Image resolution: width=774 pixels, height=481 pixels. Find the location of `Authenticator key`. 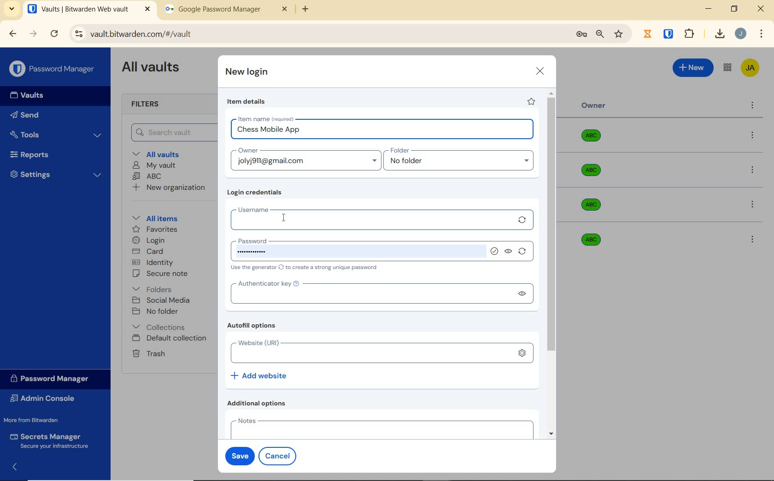

Authenticator key is located at coordinates (370, 292).